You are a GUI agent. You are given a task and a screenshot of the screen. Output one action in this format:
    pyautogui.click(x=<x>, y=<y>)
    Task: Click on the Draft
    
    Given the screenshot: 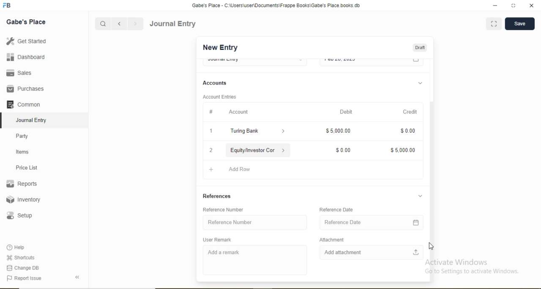 What is the action you would take?
    pyautogui.click(x=420, y=48)
    